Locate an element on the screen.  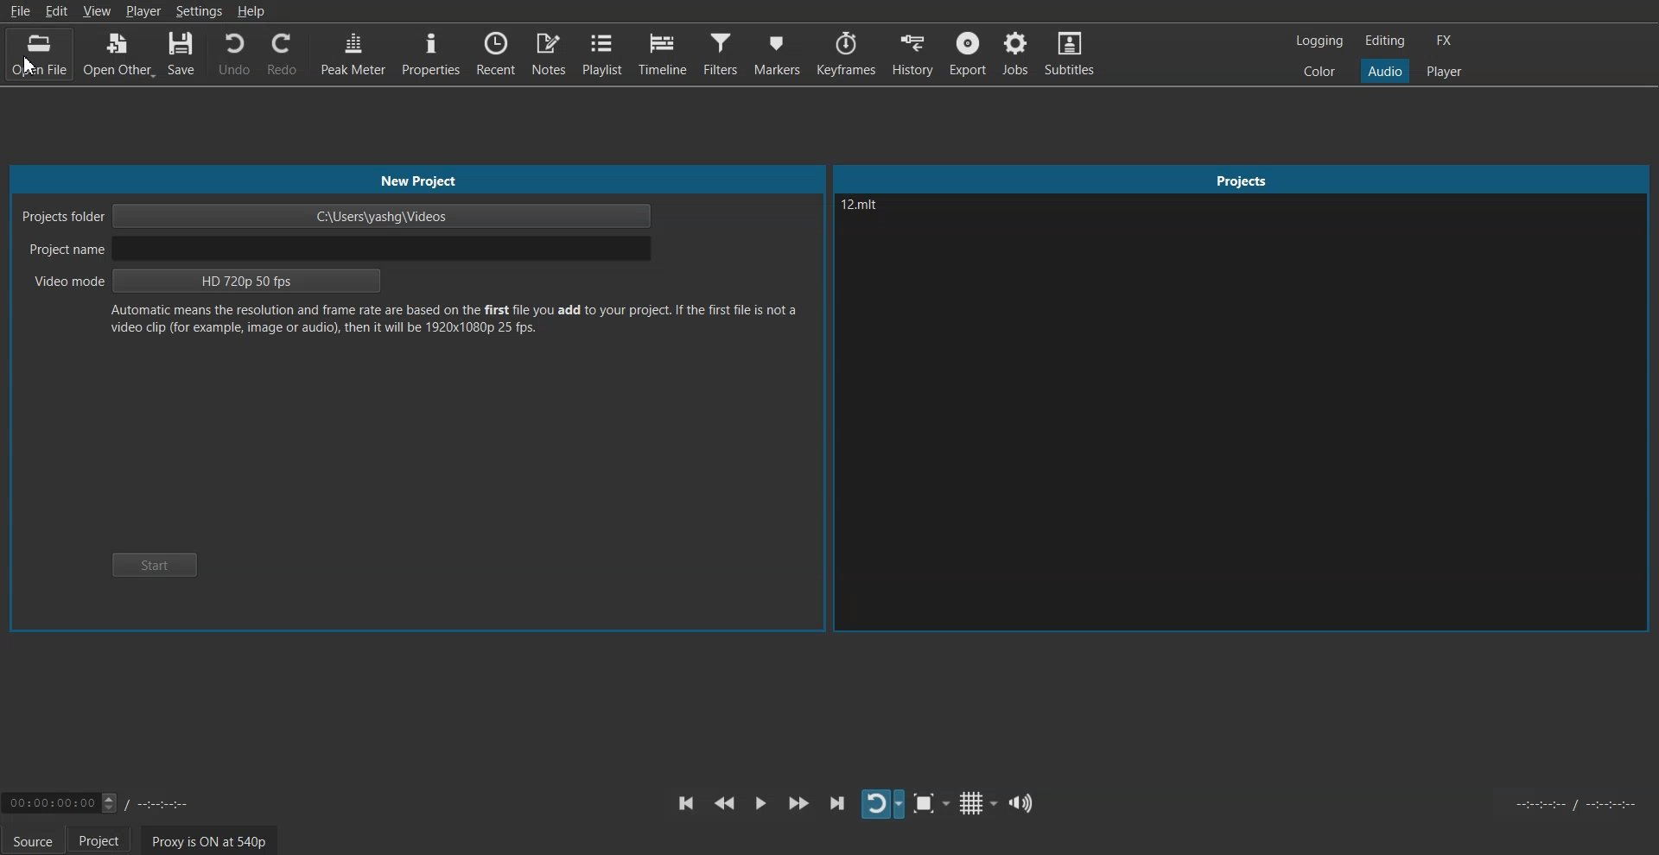
cursor is located at coordinates (31, 67).